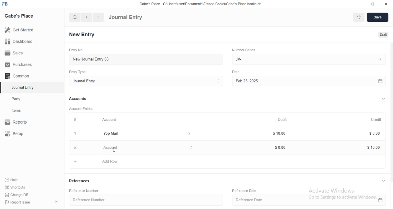 The image size is (393, 209). What do you see at coordinates (243, 50) in the screenshot?
I see `Number Series` at bounding box center [243, 50].